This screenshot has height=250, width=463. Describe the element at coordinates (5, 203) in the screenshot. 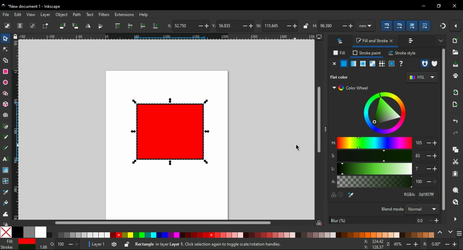

I see `paint bucket tool` at that location.